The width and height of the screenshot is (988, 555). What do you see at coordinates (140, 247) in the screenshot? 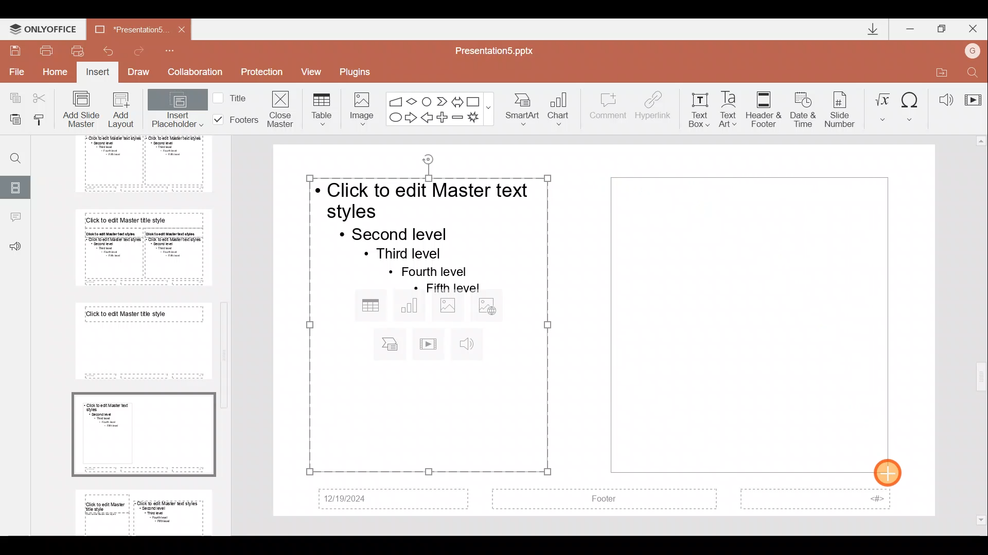
I see `Slide 6` at bounding box center [140, 247].